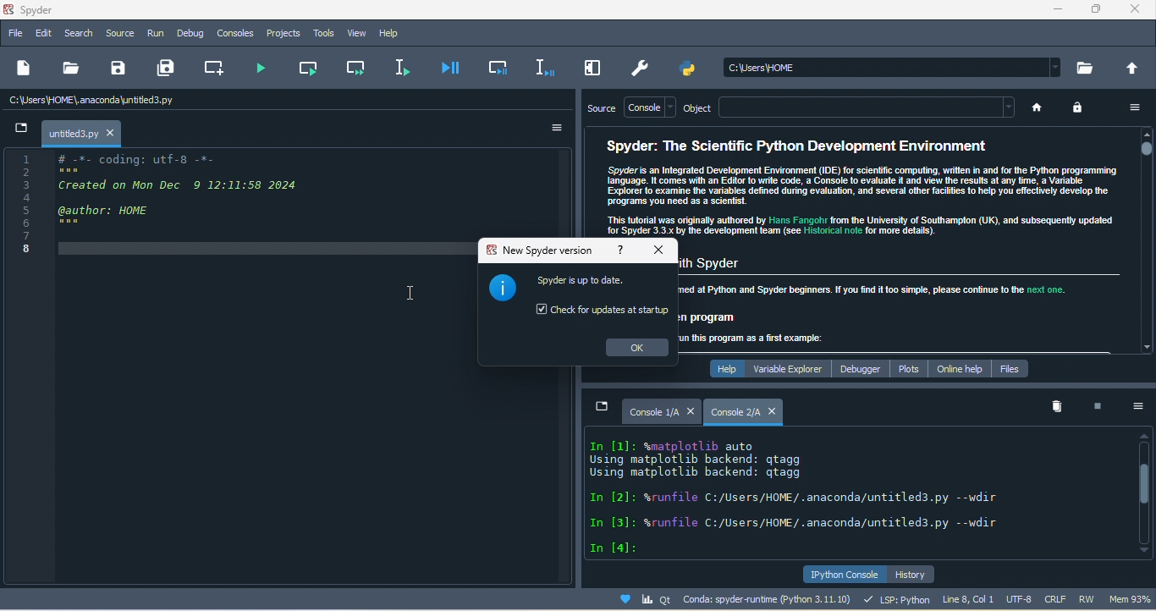 Image resolution: width=1156 pixels, height=611 pixels. I want to click on debug, so click(188, 34).